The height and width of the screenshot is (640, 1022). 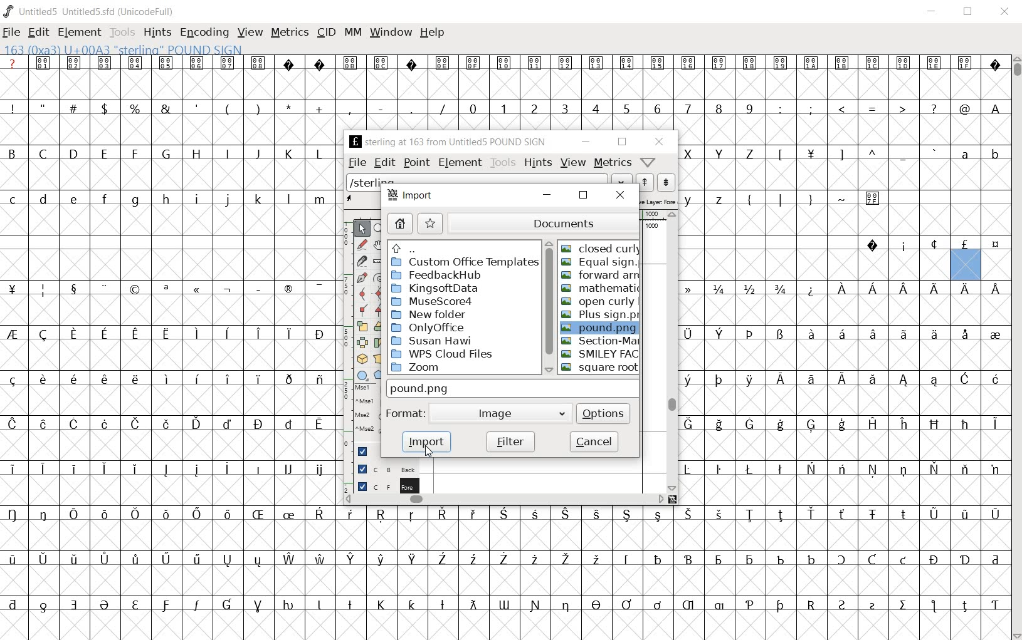 What do you see at coordinates (287, 516) in the screenshot?
I see `Symbol` at bounding box center [287, 516].